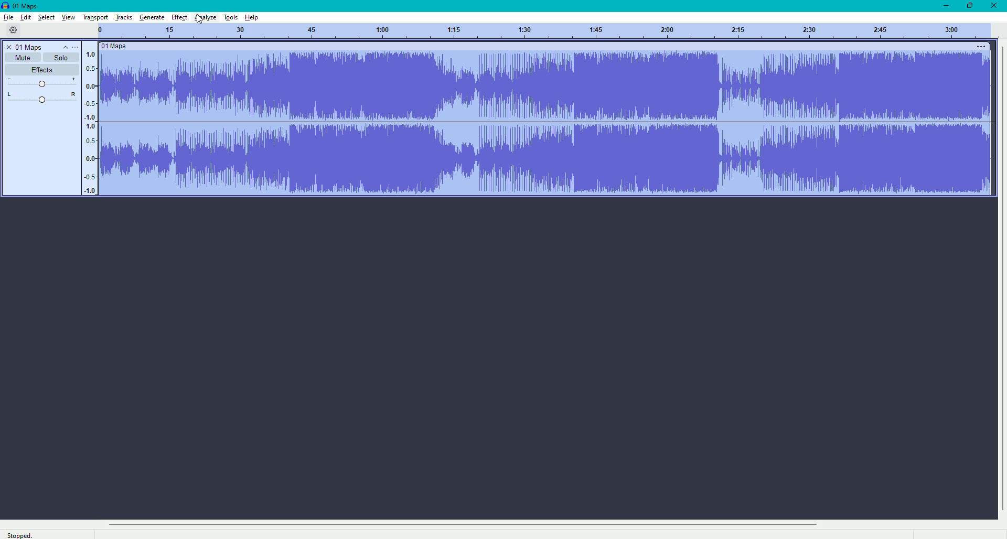  What do you see at coordinates (40, 97) in the screenshot?
I see `L-R Slider` at bounding box center [40, 97].